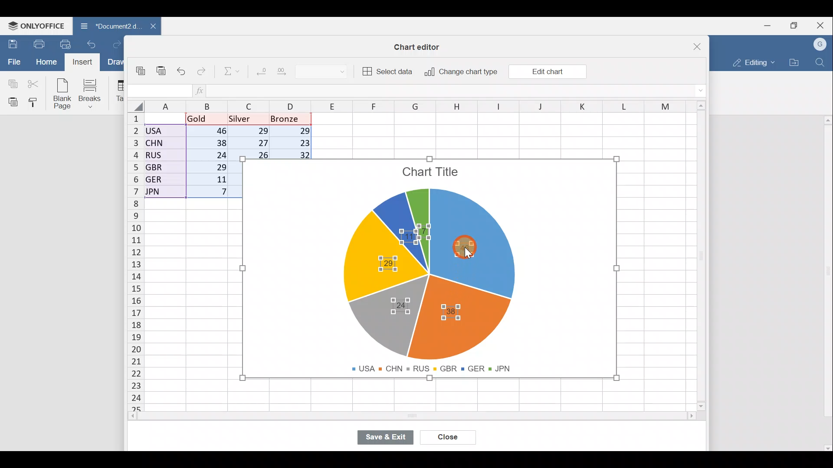 This screenshot has height=468, width=833. What do you see at coordinates (94, 47) in the screenshot?
I see `Undo` at bounding box center [94, 47].